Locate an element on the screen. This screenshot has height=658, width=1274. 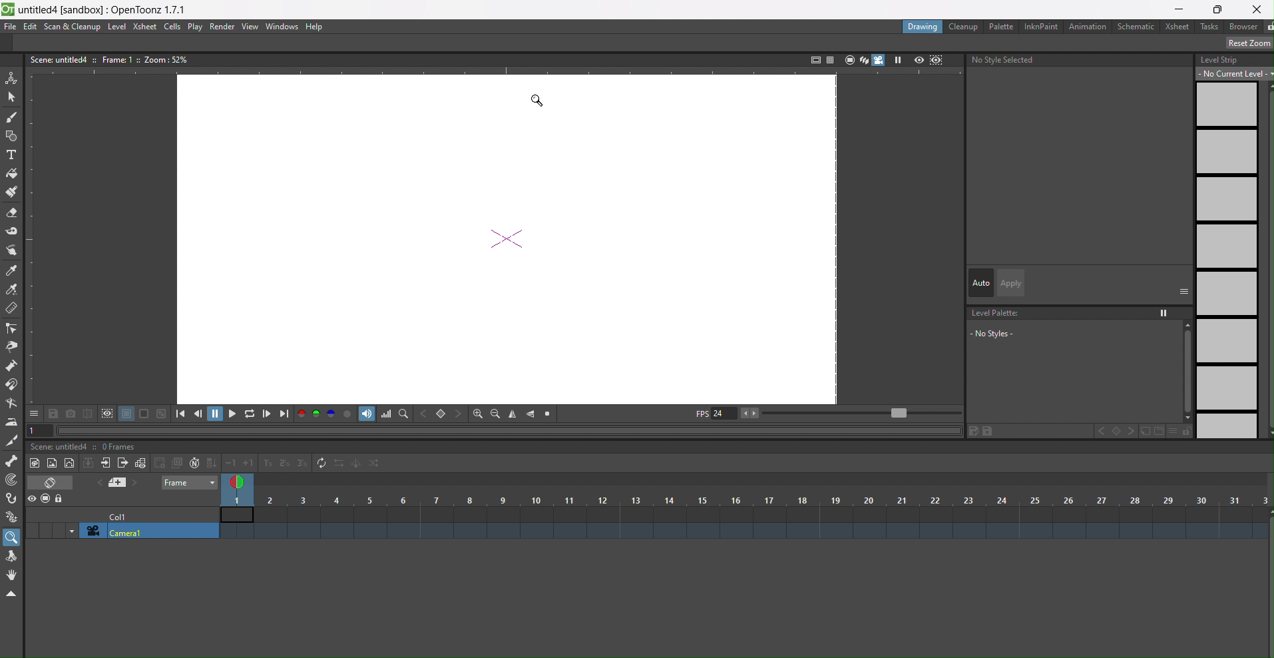
new frame is located at coordinates (141, 463).